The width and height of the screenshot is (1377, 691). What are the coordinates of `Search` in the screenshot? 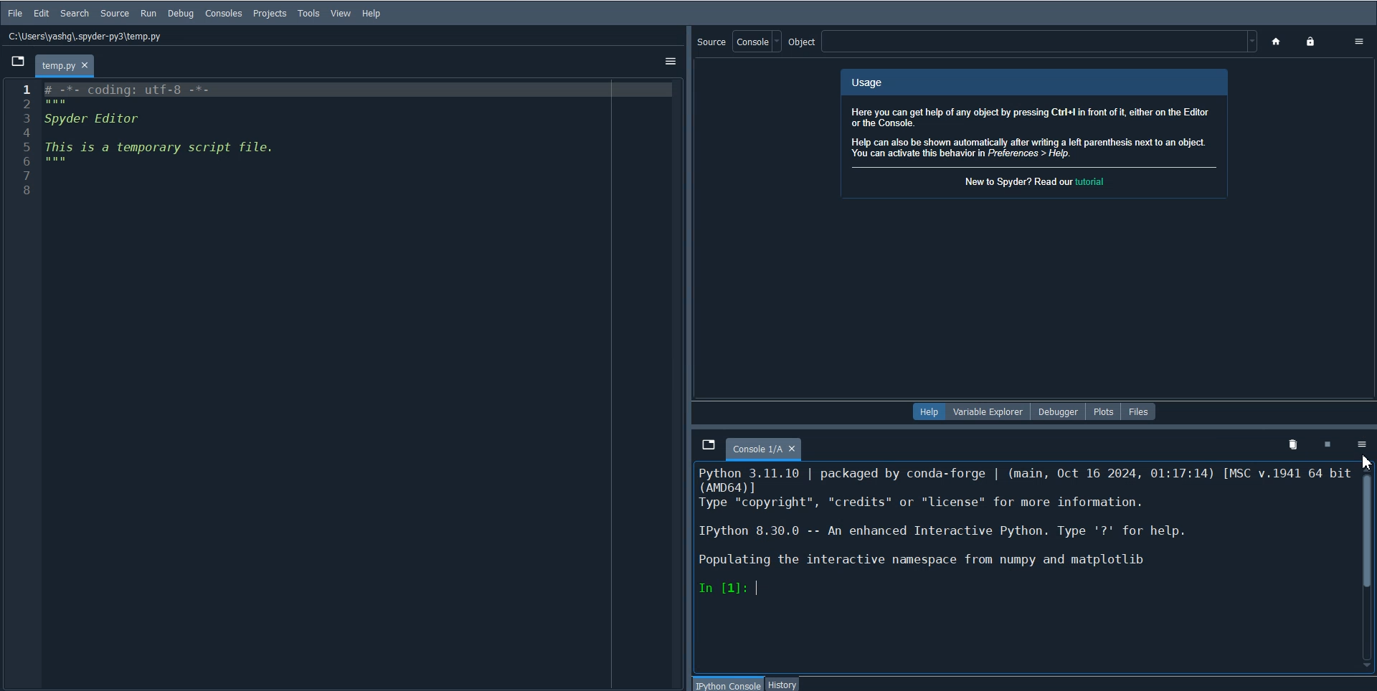 It's located at (75, 13).